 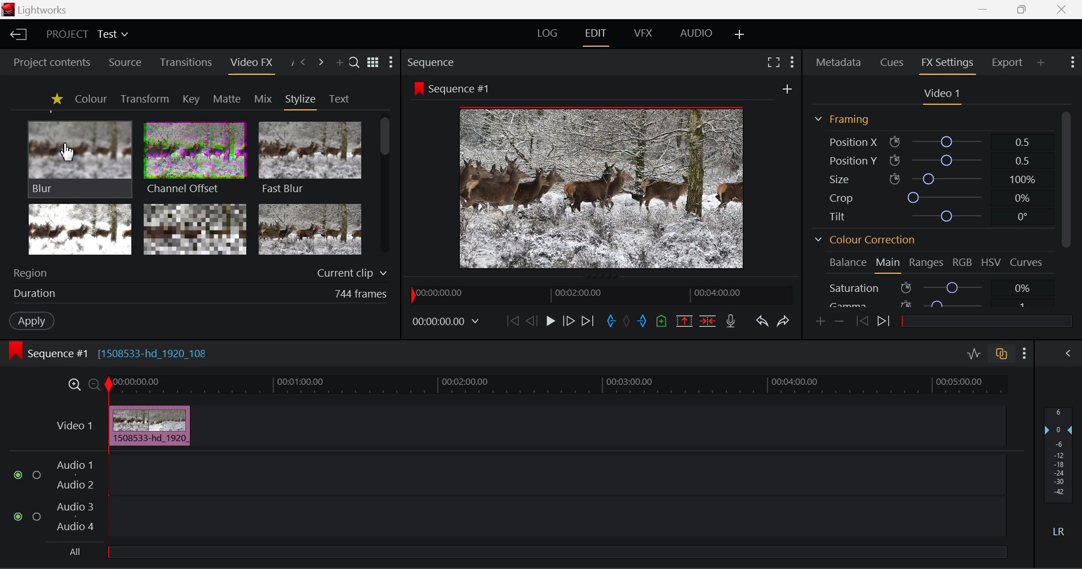 I want to click on Sequence #1 Preview Screen, so click(x=603, y=175).